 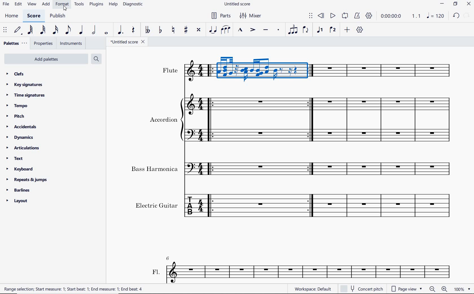 What do you see at coordinates (45, 58) in the screenshot?
I see `add palettes` at bounding box center [45, 58].